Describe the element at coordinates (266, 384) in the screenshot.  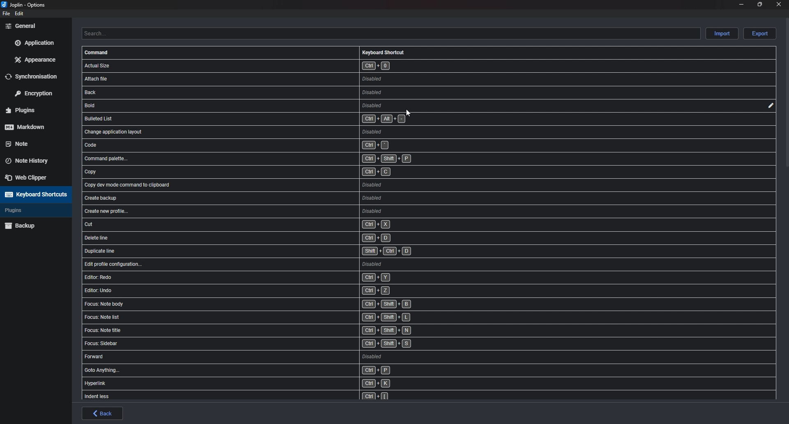
I see `shortcut` at that location.